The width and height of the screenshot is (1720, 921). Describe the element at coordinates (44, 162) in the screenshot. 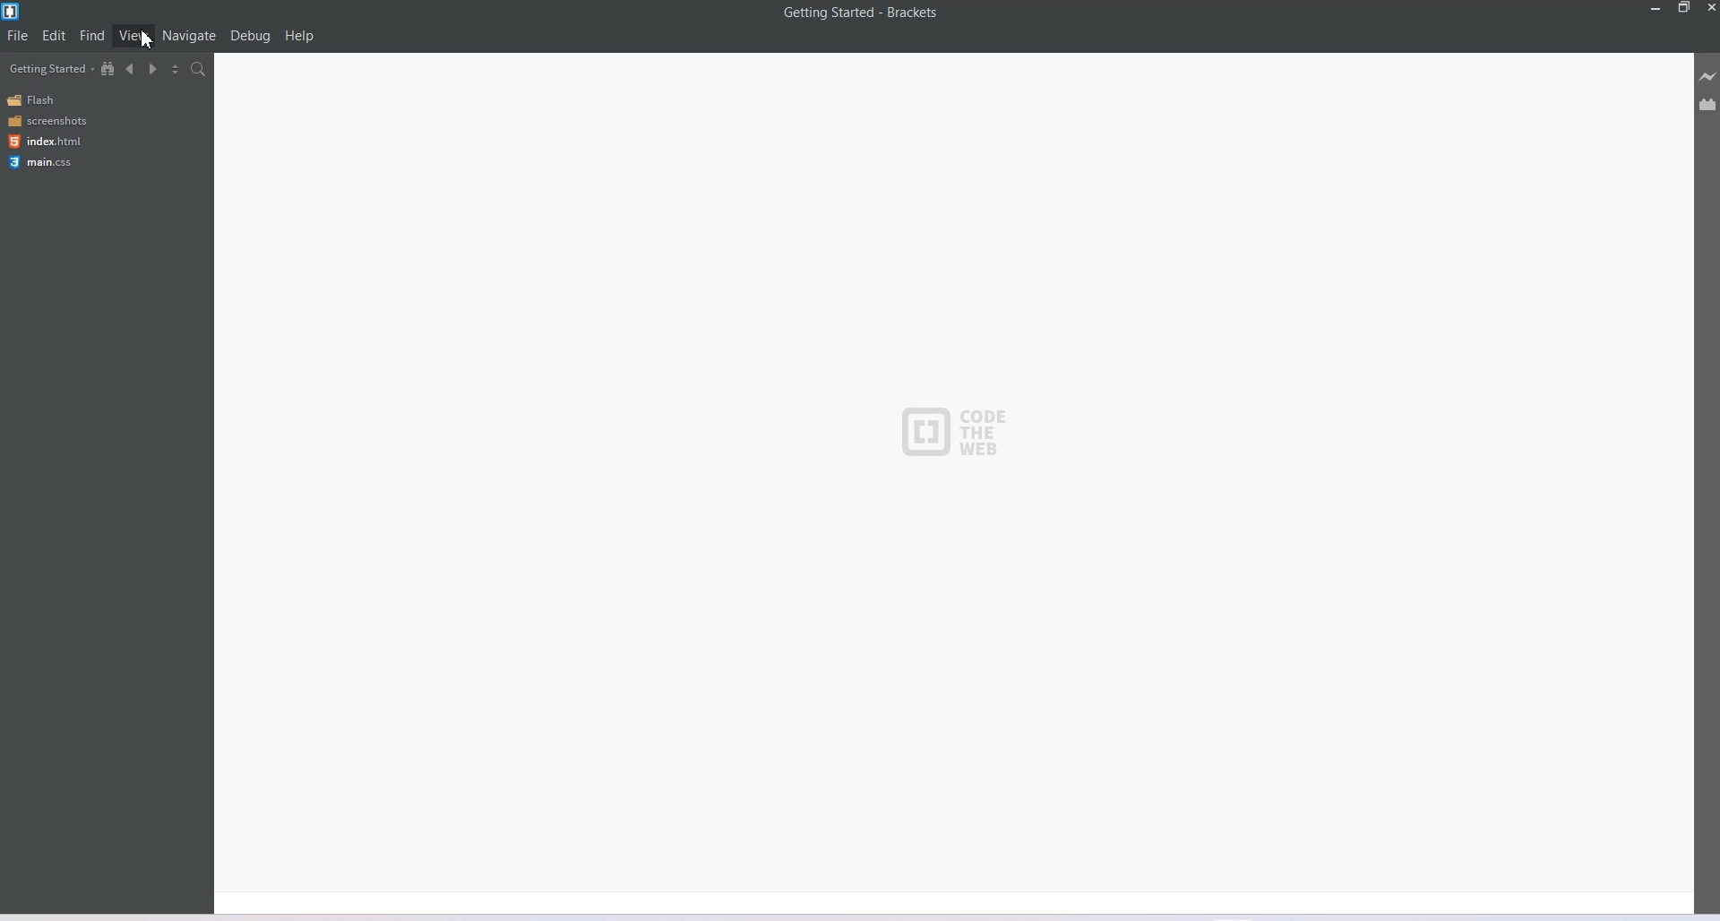

I see `main.css` at that location.